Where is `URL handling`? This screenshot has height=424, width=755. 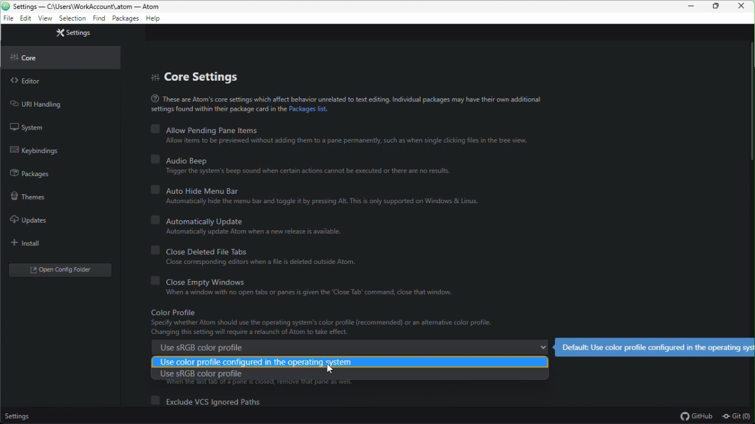
URL handling is located at coordinates (42, 104).